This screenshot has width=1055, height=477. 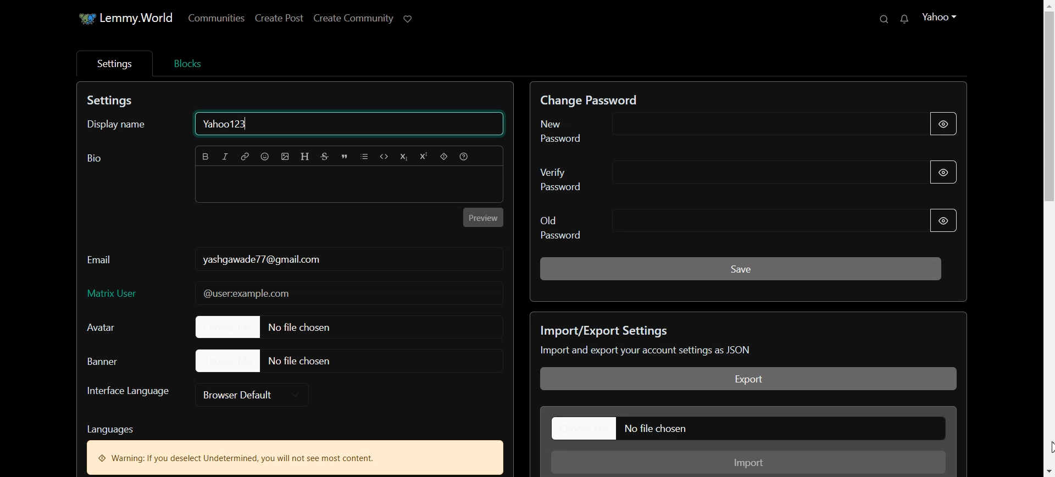 I want to click on Code, so click(x=385, y=158).